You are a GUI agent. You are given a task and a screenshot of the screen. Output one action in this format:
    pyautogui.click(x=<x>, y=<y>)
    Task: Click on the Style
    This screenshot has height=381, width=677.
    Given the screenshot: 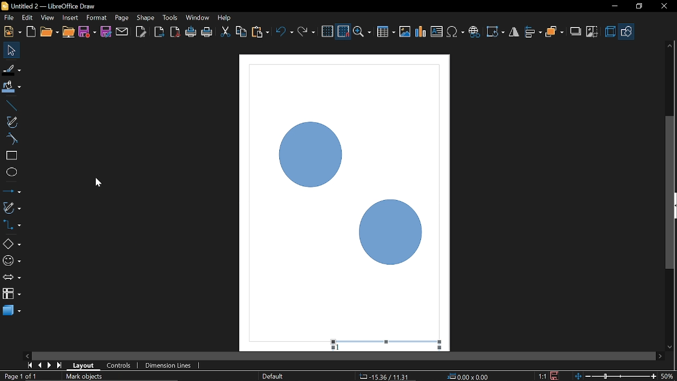 What is the action you would take?
    pyautogui.click(x=271, y=376)
    